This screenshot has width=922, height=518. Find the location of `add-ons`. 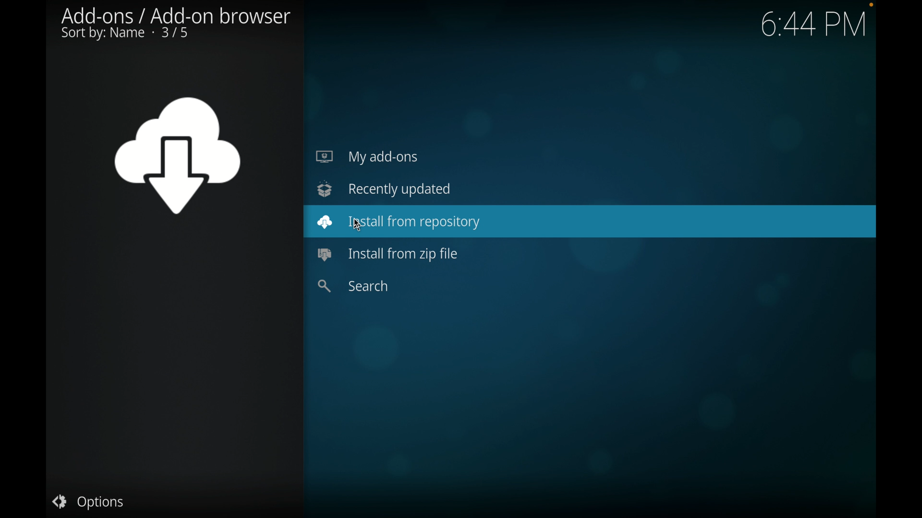

add-ons is located at coordinates (176, 156).